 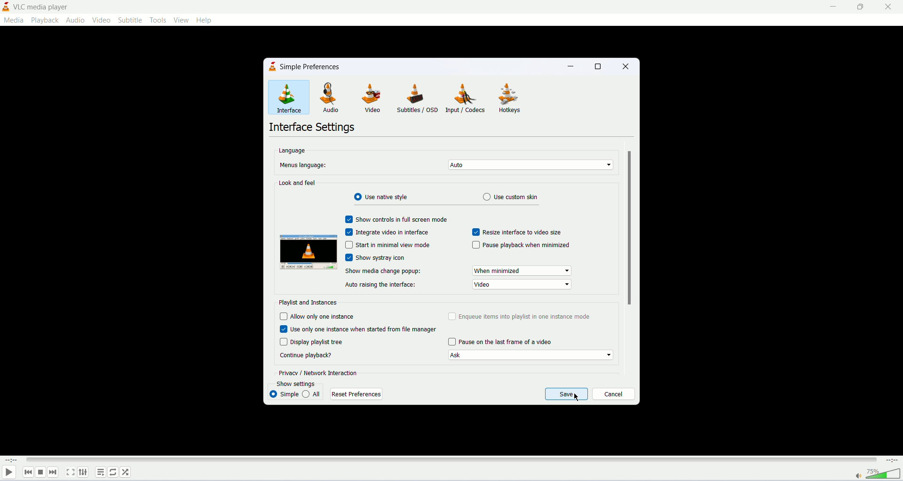 I want to click on playback, so click(x=46, y=20).